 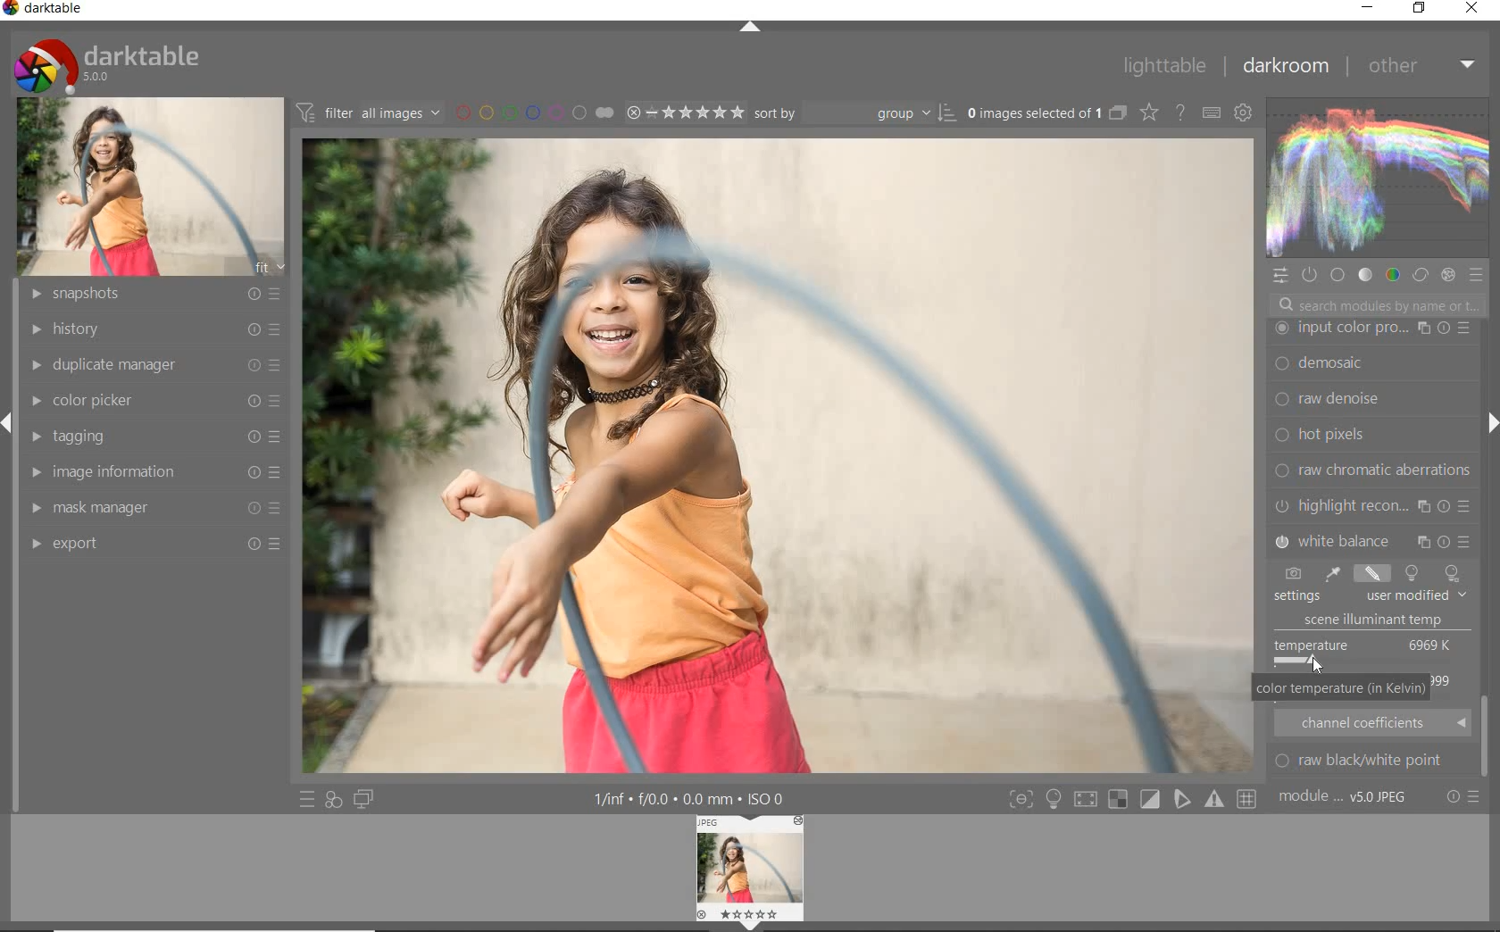 What do you see at coordinates (1288, 67) in the screenshot?
I see `darkroom` at bounding box center [1288, 67].